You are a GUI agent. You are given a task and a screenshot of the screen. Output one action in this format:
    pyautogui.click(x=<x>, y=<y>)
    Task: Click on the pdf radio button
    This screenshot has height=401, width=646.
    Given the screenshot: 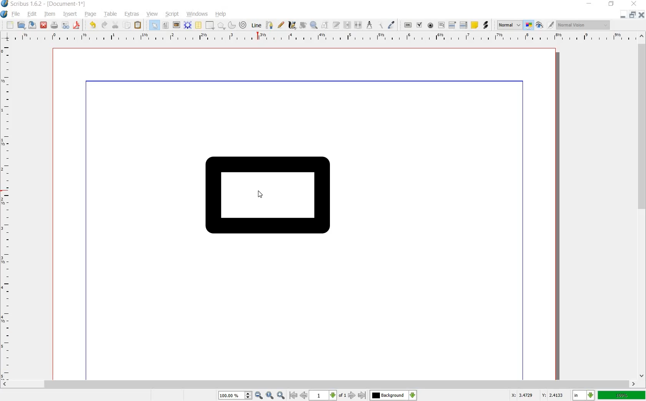 What is the action you would take?
    pyautogui.click(x=431, y=25)
    